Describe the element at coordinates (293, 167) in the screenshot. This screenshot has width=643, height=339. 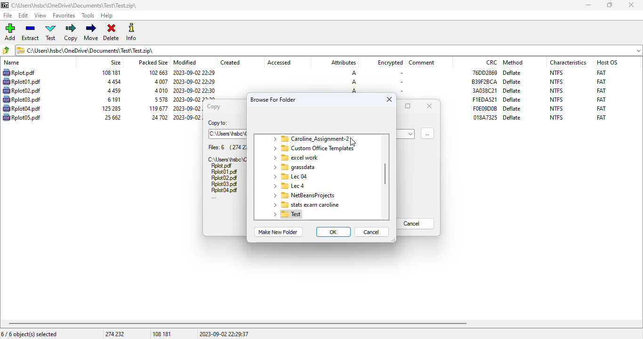
I see `folder name` at that location.